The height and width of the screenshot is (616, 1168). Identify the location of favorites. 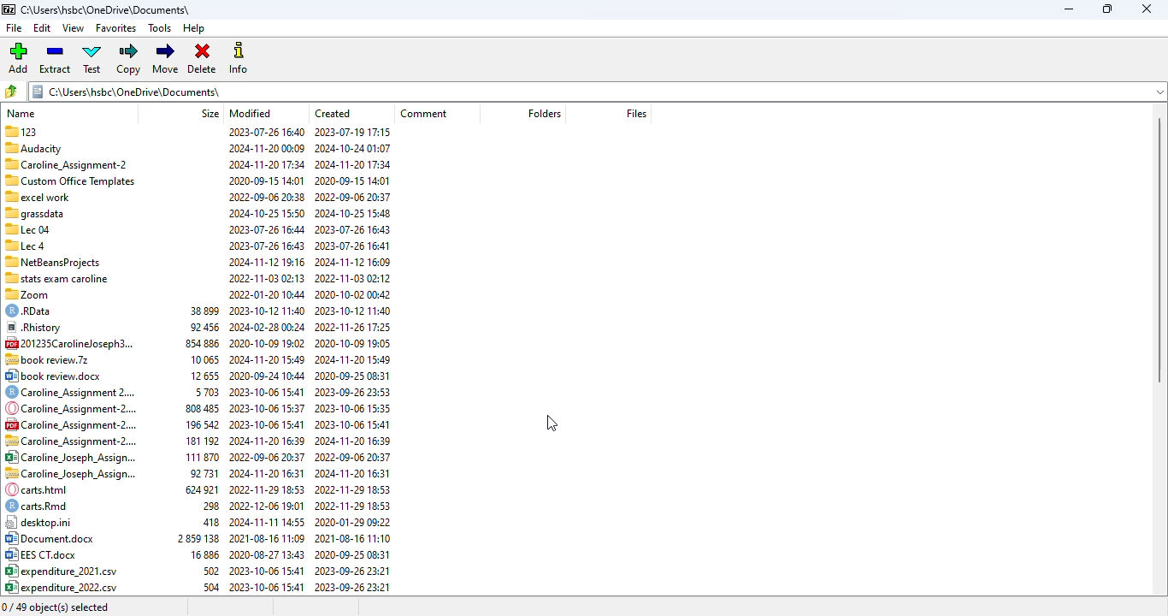
(116, 28).